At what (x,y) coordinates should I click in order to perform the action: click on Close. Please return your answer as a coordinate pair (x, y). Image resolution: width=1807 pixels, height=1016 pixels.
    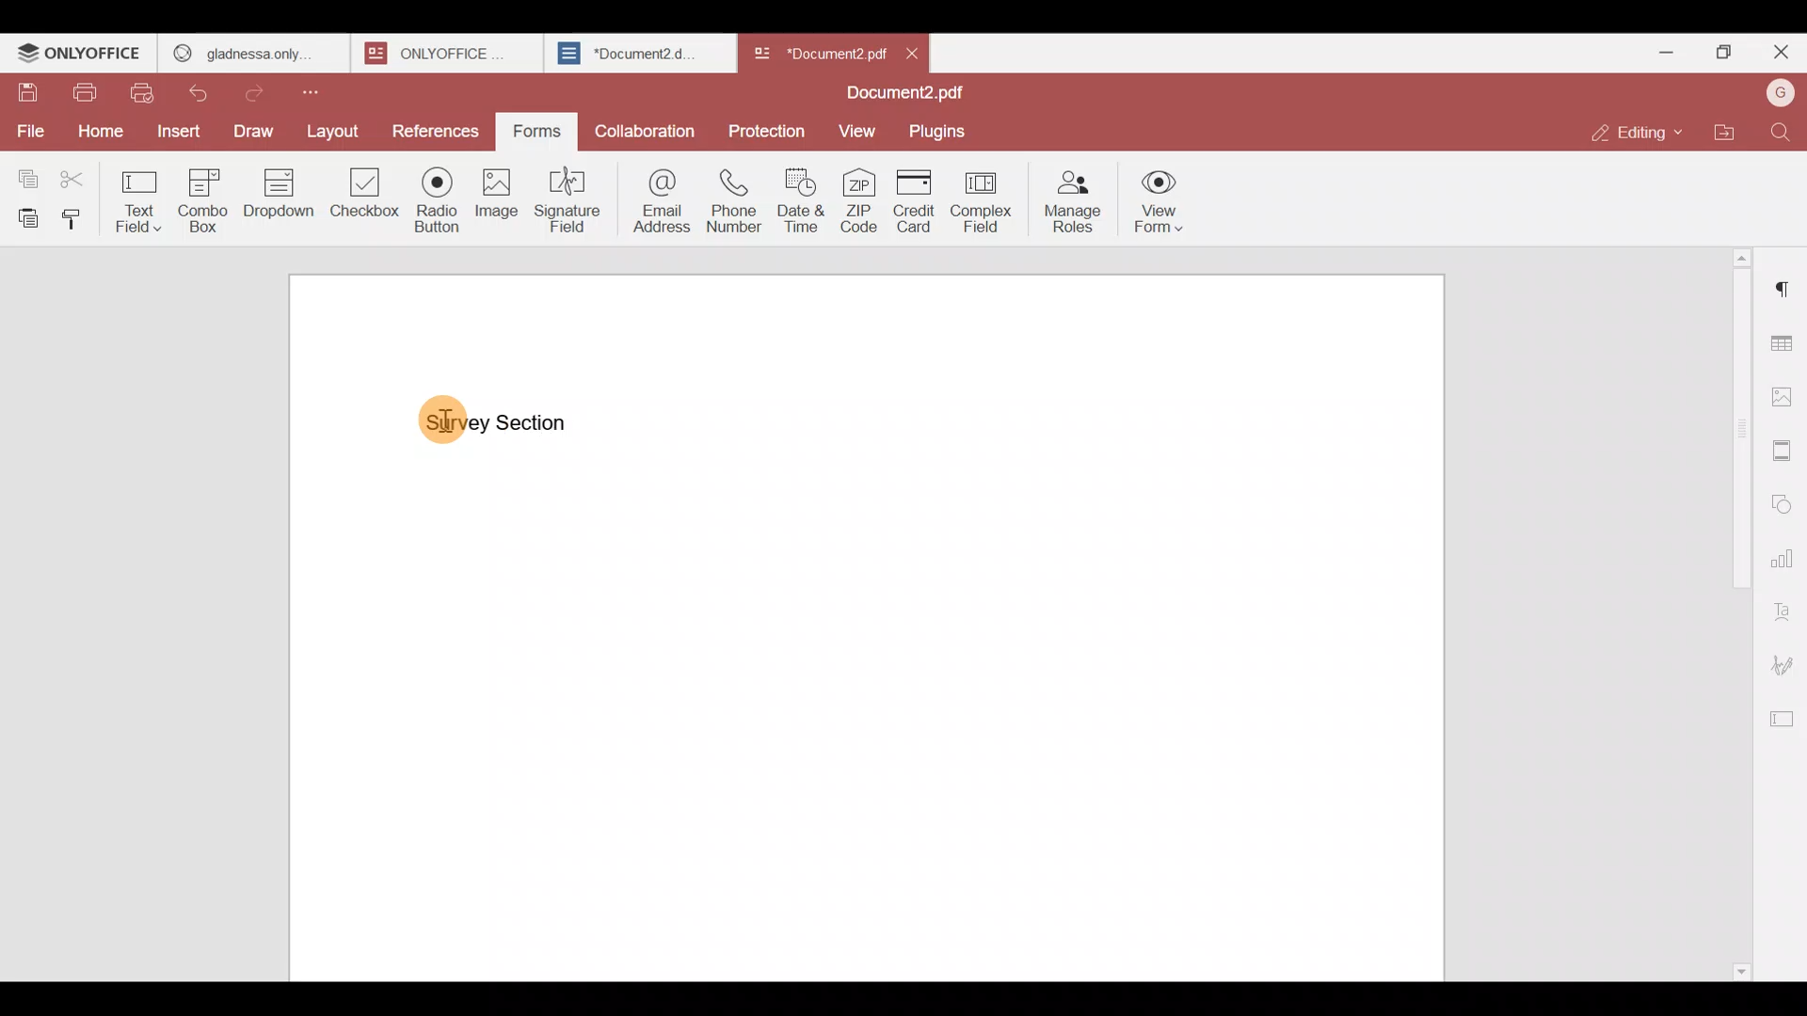
    Looking at the image, I should click on (1780, 56).